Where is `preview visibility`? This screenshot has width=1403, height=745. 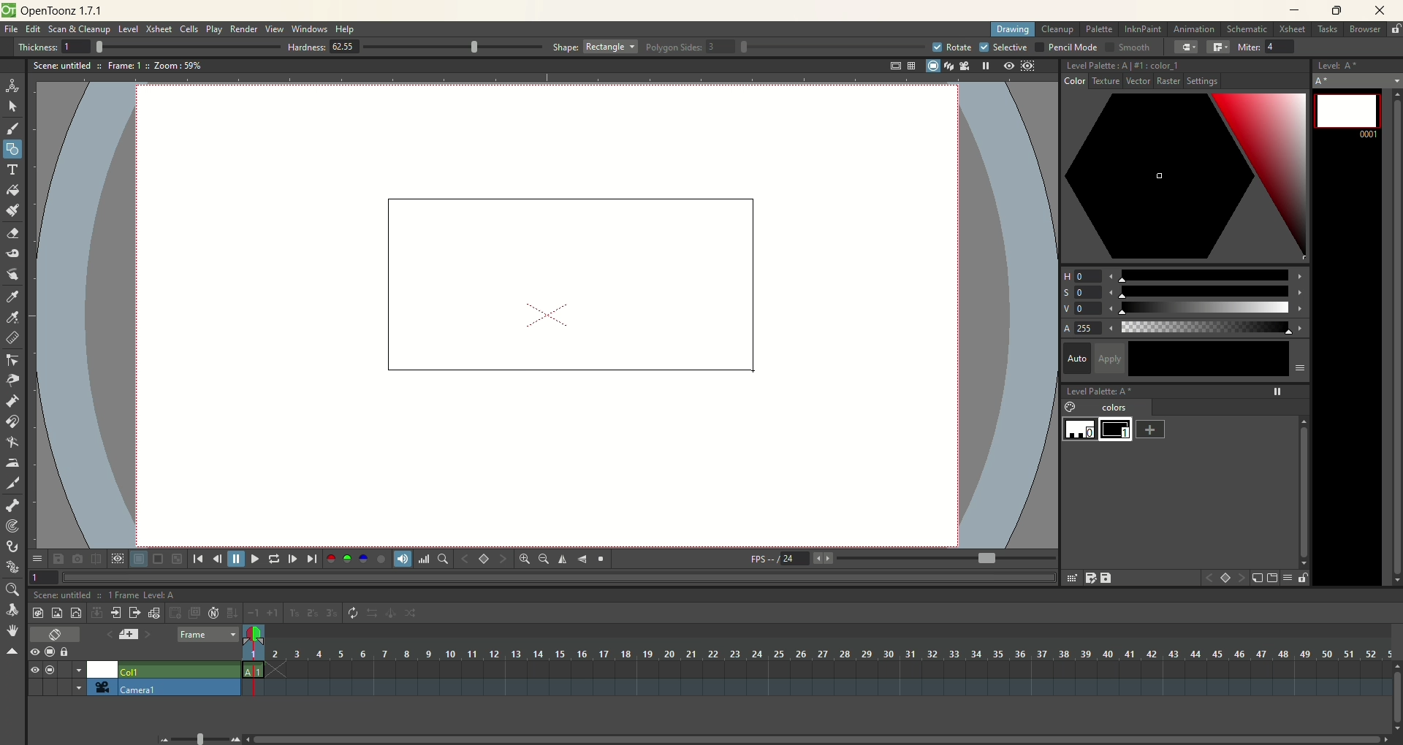
preview visibility is located at coordinates (34, 653).